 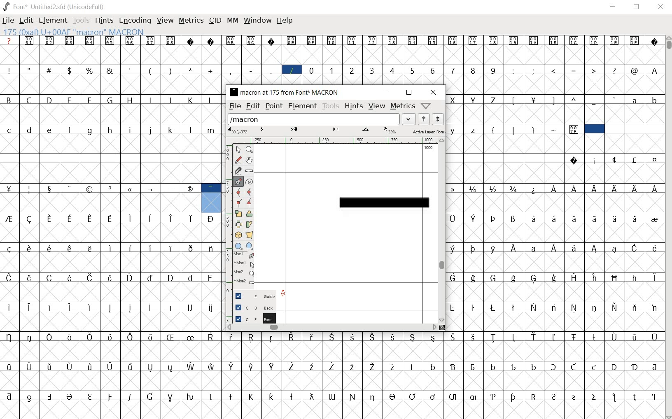 I want to click on |, so click(x=515, y=130).